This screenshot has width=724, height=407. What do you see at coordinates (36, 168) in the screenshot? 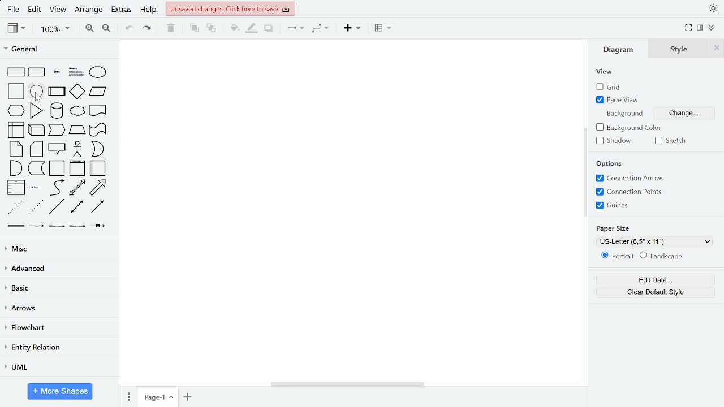
I see `data storage` at bounding box center [36, 168].